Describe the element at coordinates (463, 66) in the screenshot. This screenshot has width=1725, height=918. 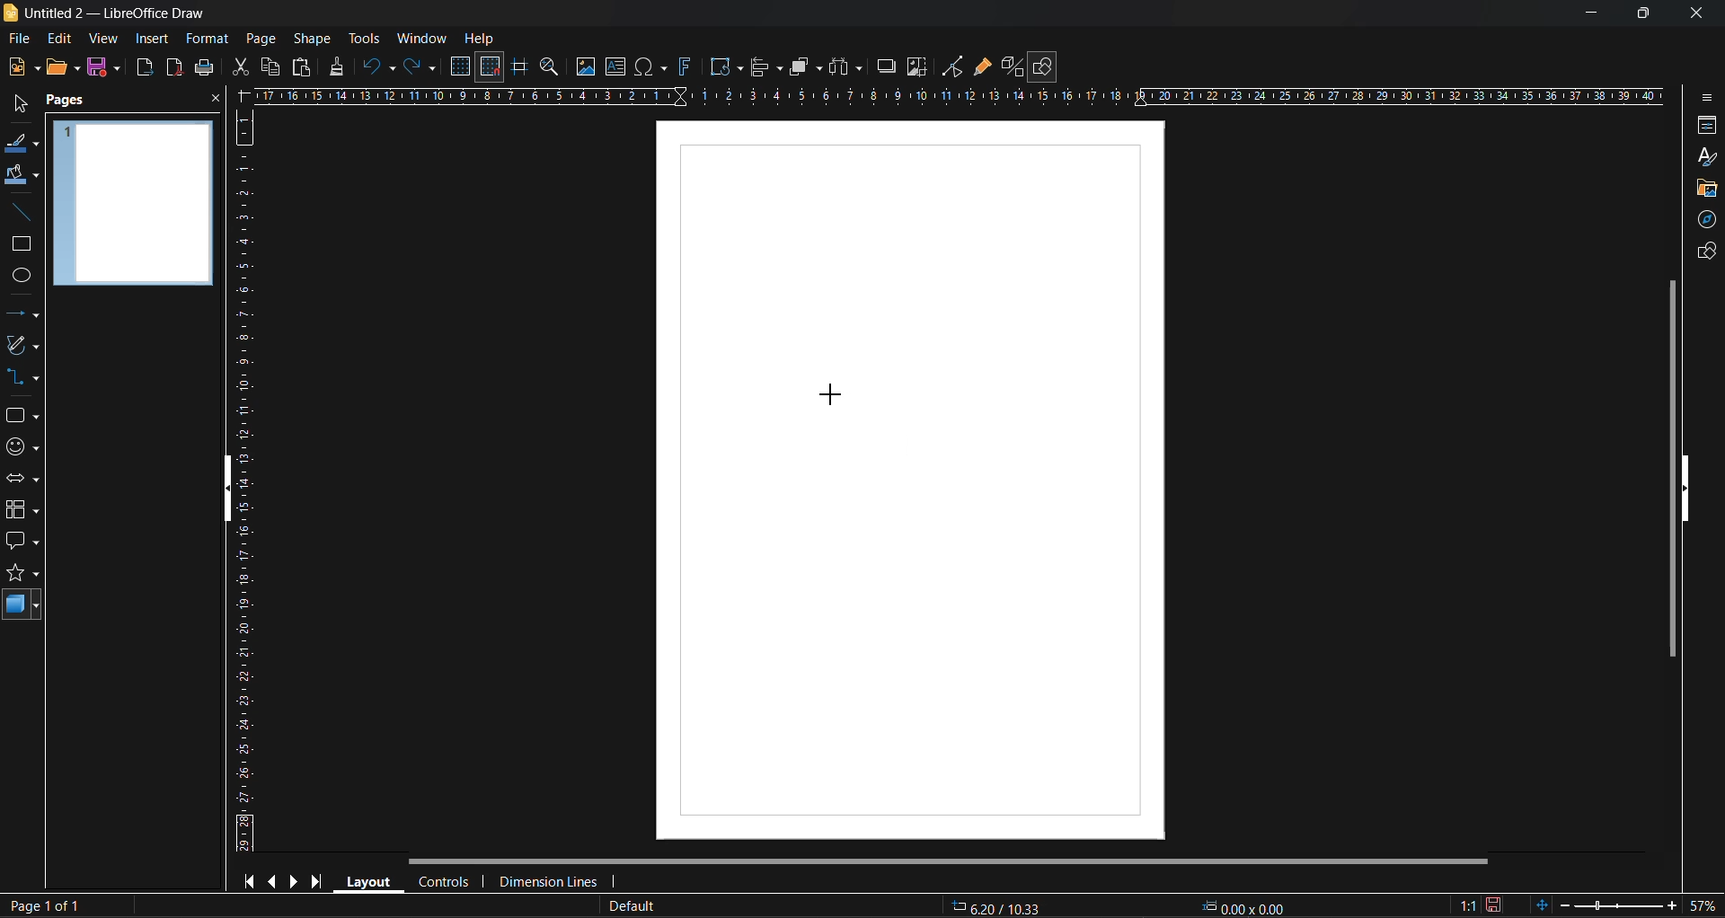
I see `display grid` at that location.